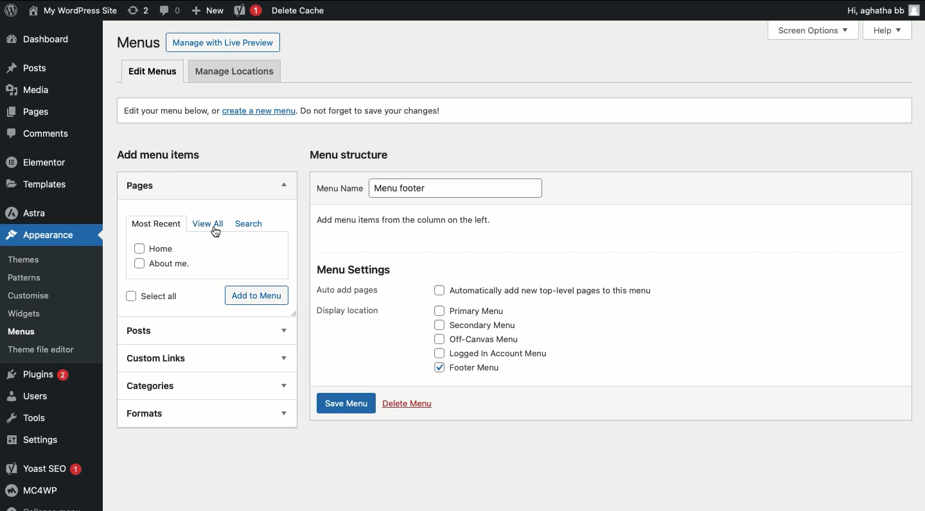 Image resolution: width=925 pixels, height=511 pixels. What do you see at coordinates (436, 291) in the screenshot?
I see `Check box` at bounding box center [436, 291].